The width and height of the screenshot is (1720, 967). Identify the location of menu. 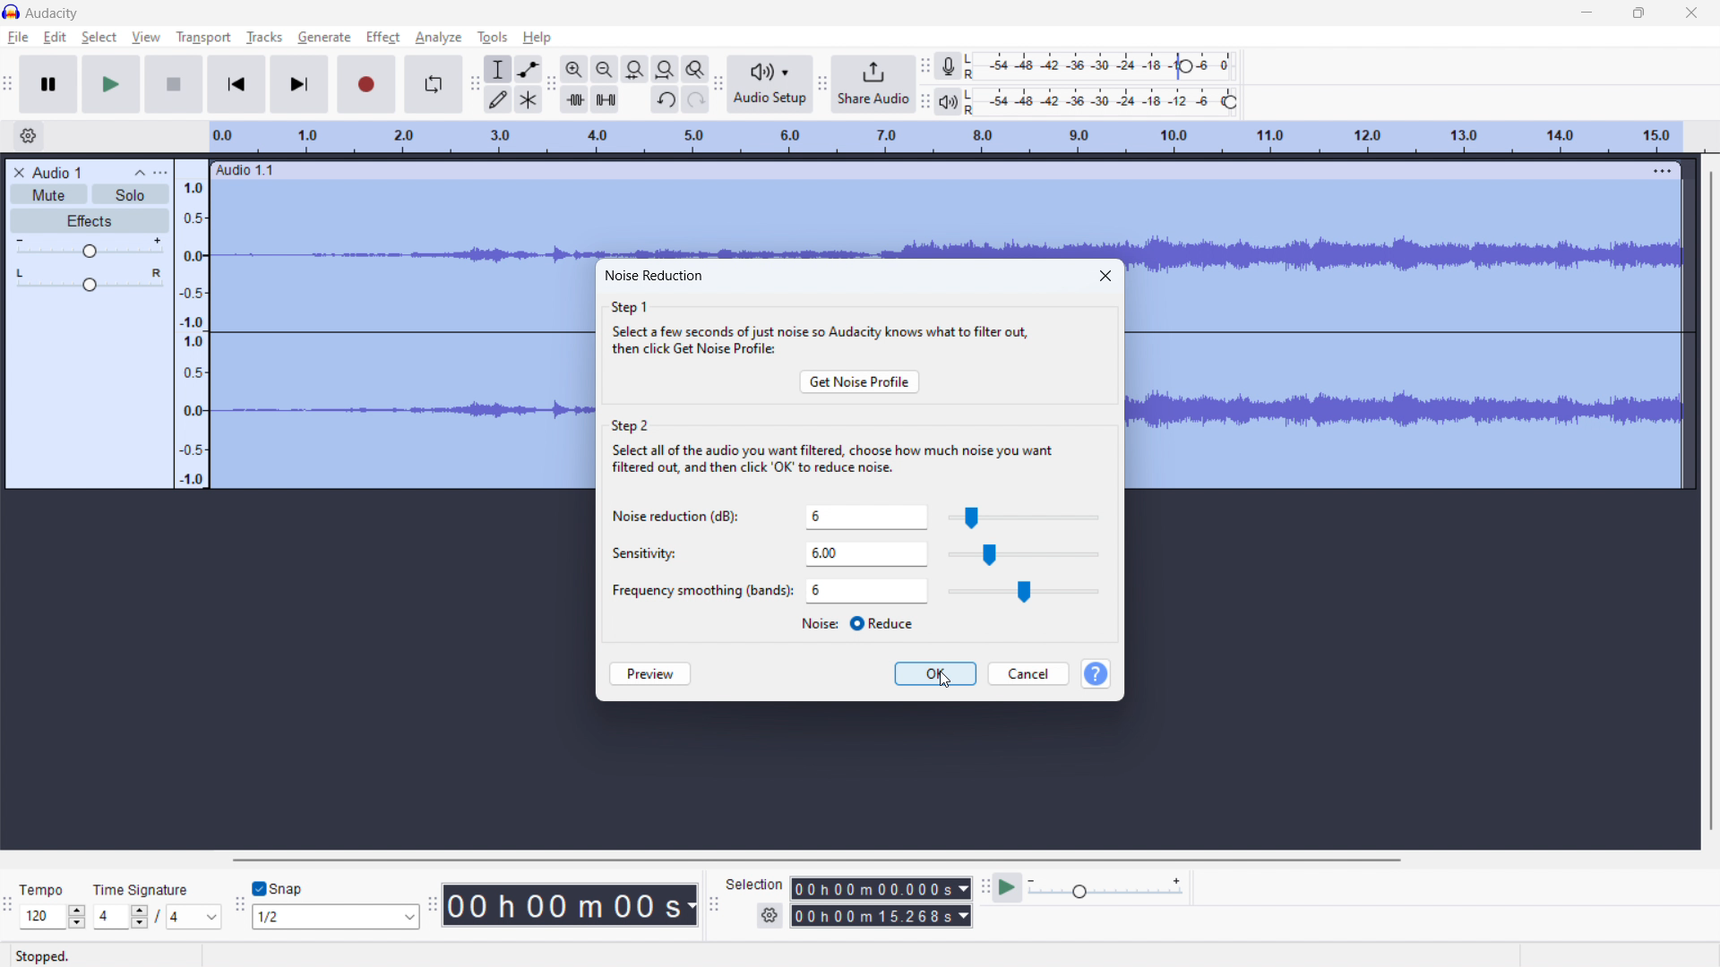
(1660, 171).